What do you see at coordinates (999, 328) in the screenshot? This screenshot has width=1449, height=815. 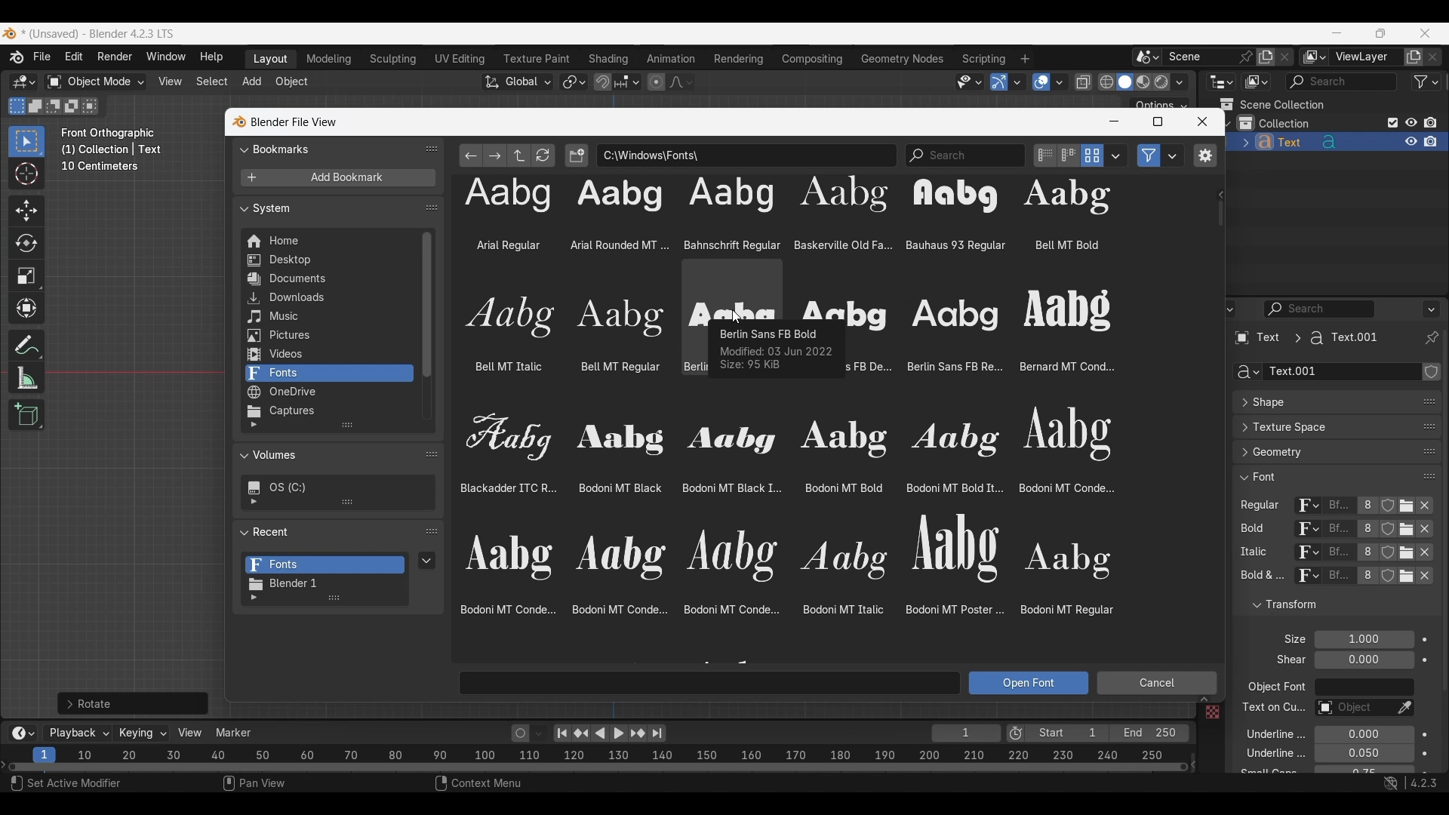 I see `font options` at bounding box center [999, 328].